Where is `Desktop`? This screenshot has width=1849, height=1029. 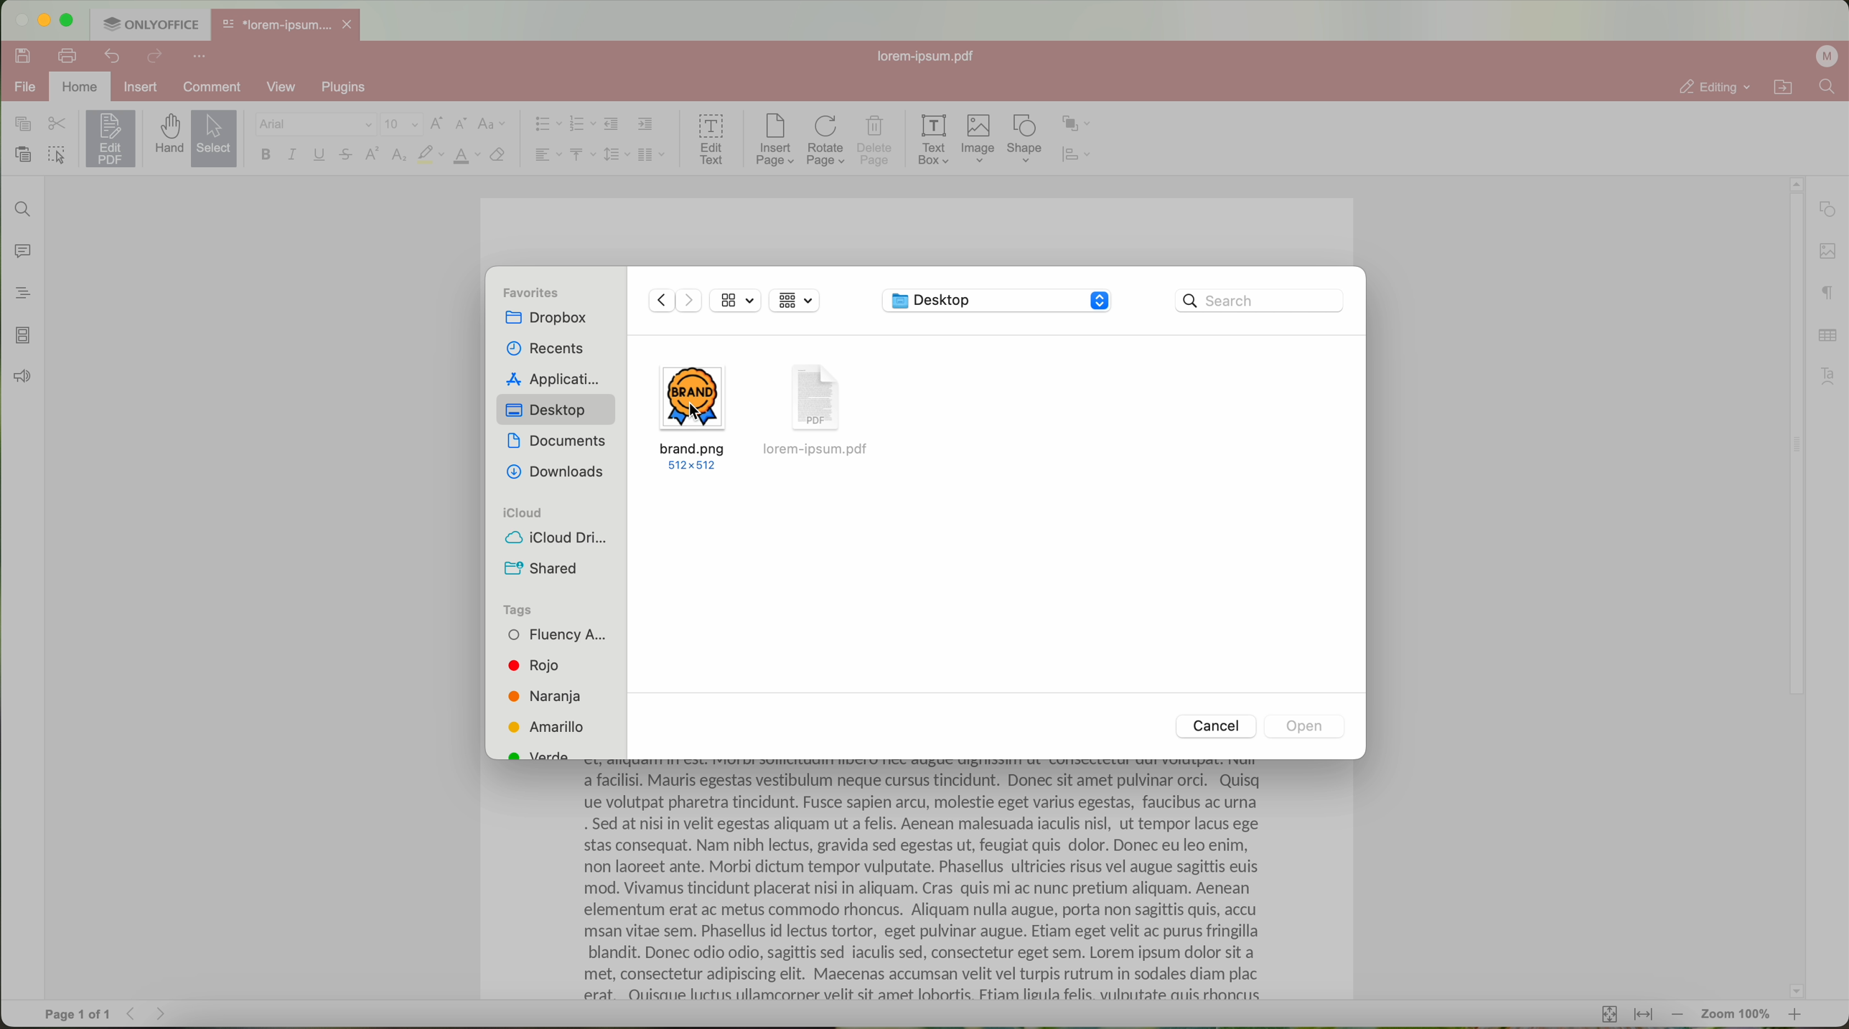
Desktop is located at coordinates (968, 299).